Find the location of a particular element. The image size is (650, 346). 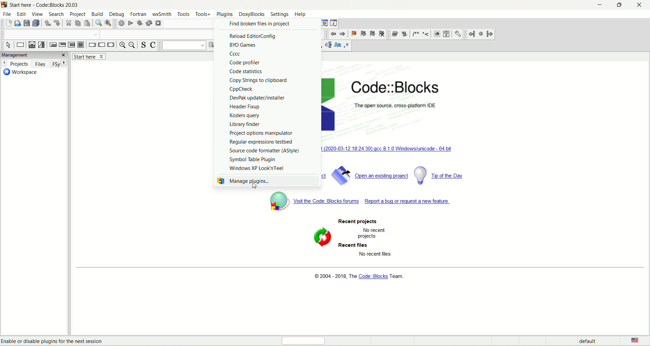

open an existing project is located at coordinates (369, 174).